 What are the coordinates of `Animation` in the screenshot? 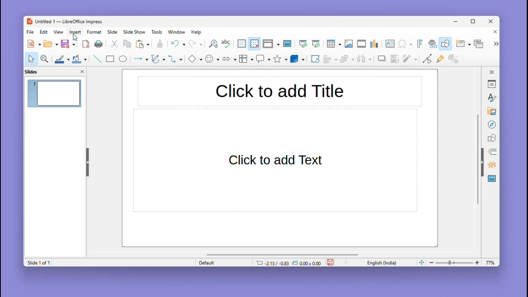 It's located at (491, 152).